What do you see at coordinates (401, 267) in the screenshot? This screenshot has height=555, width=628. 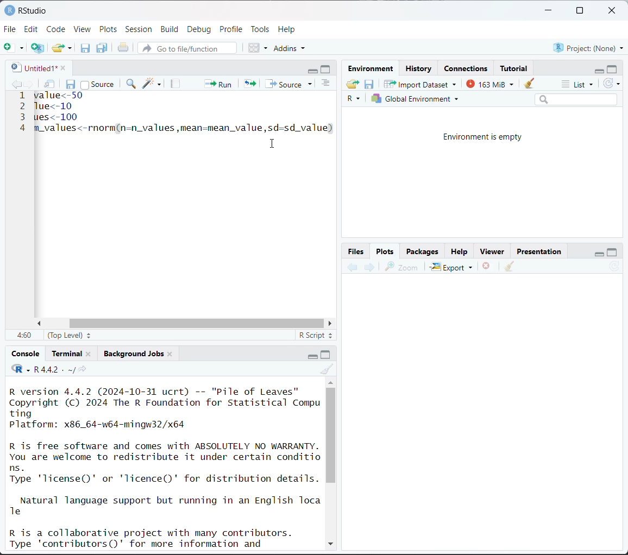 I see `zoom` at bounding box center [401, 267].